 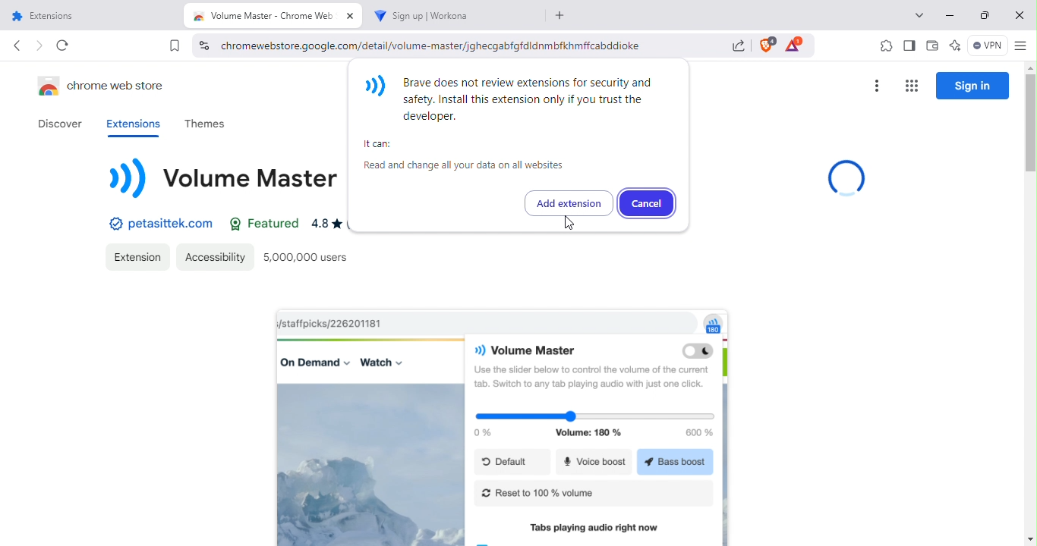 I want to click on minimze, so click(x=953, y=14).